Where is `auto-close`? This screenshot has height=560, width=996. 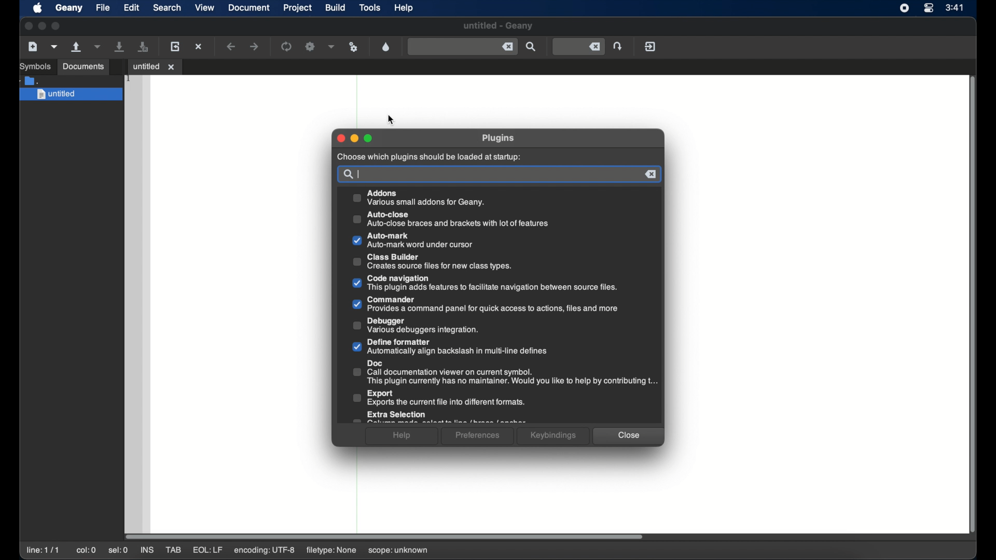
auto-close is located at coordinates (451, 219).